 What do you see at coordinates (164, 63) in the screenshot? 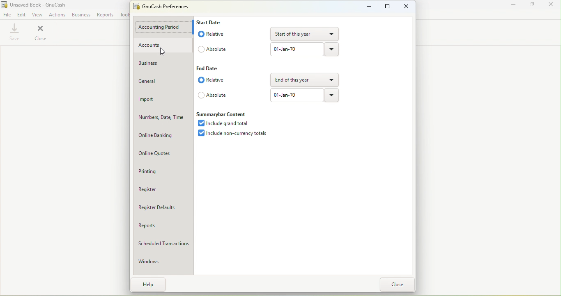
I see `Business` at bounding box center [164, 63].